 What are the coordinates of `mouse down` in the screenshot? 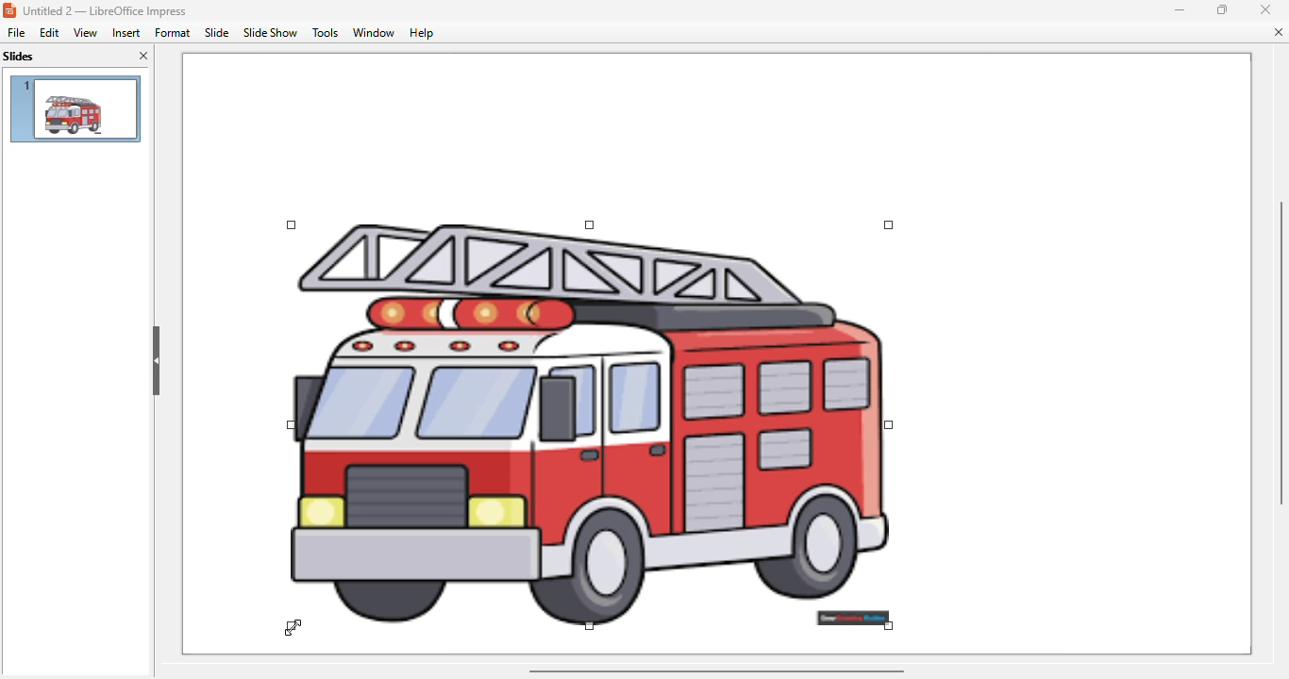 It's located at (295, 626).